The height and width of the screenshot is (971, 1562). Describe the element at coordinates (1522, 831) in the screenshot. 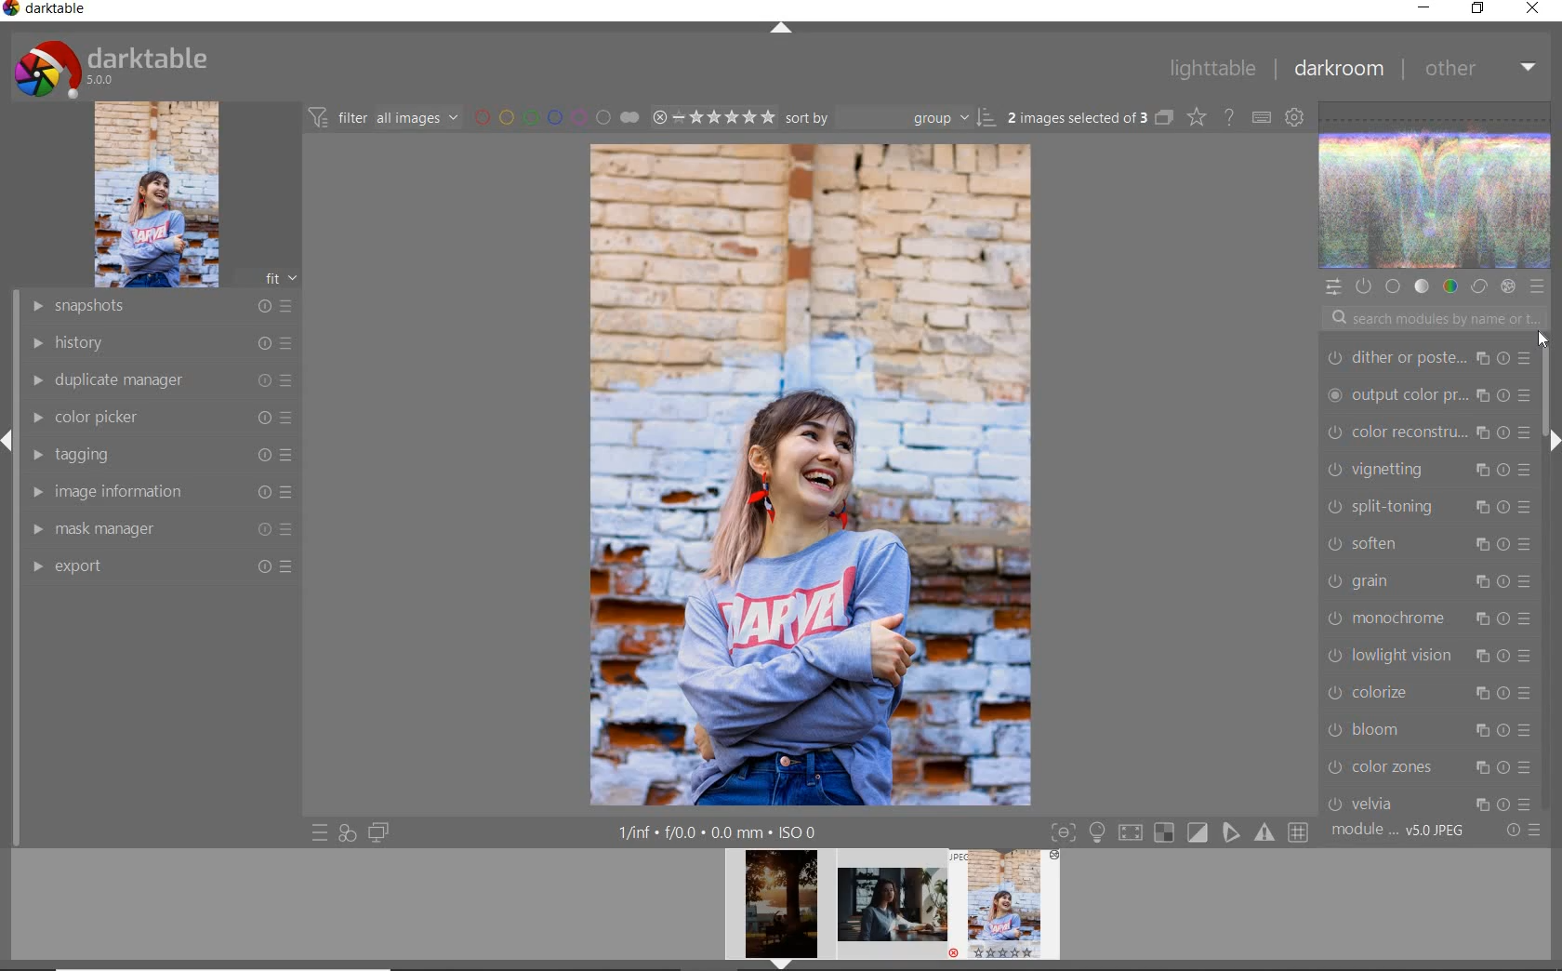

I see `reset or preset preference` at that location.